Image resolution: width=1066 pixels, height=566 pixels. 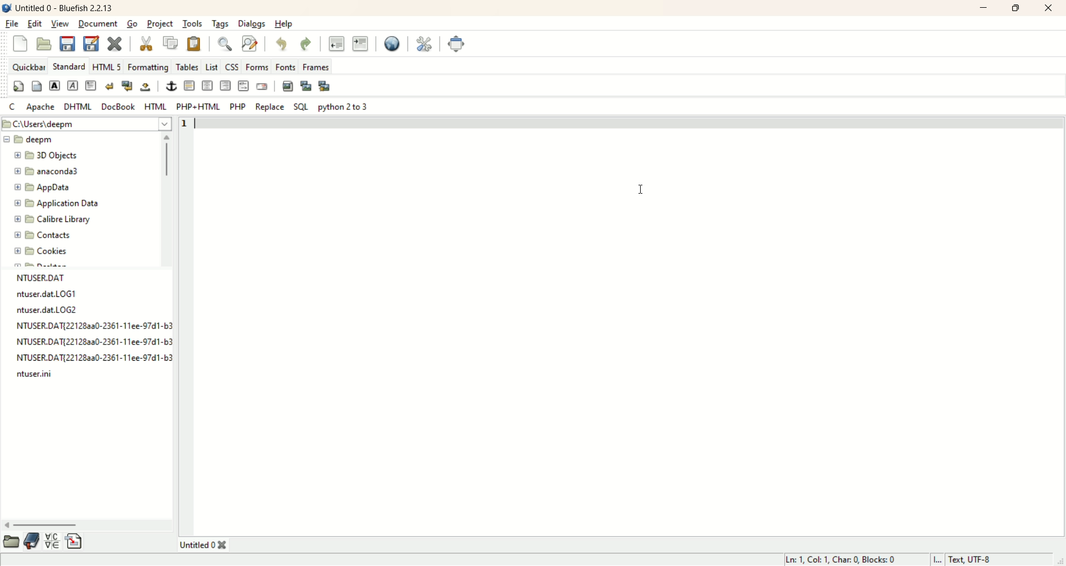 I want to click on non- breaking space, so click(x=144, y=87).